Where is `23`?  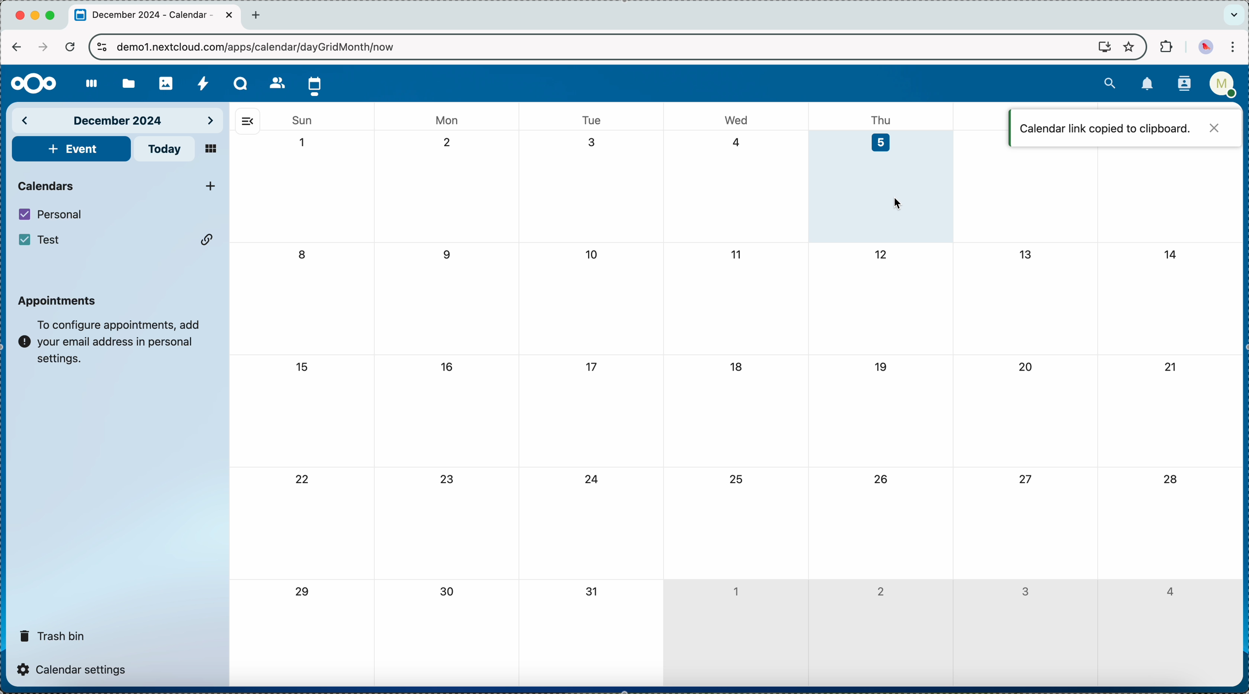
23 is located at coordinates (449, 479).